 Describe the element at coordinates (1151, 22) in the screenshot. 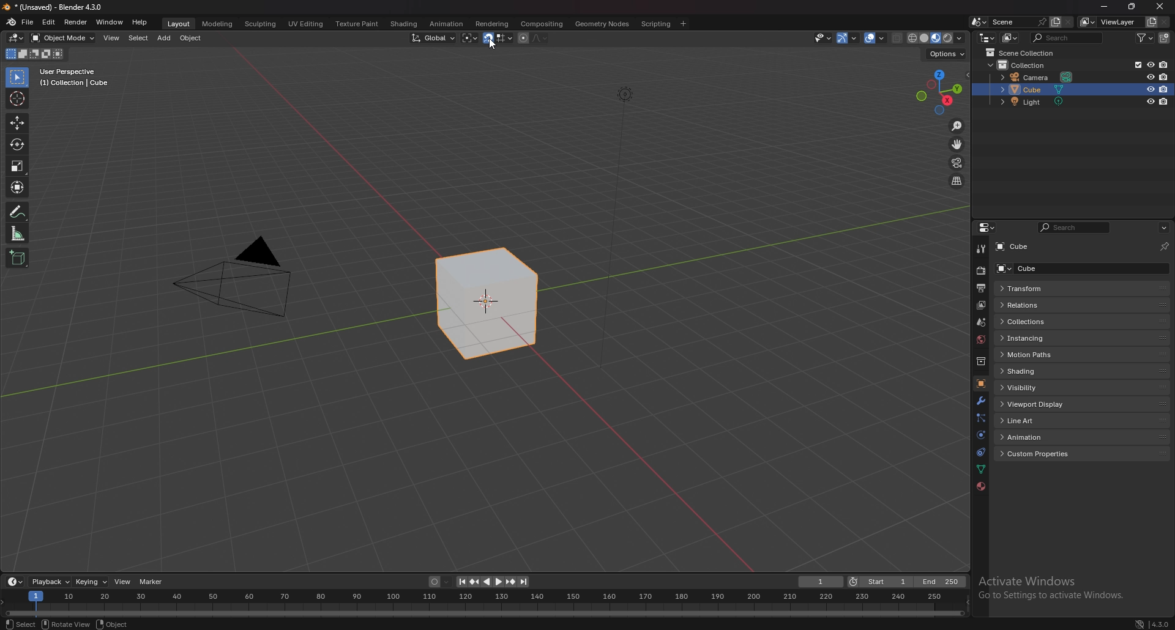

I see `add view layer` at that location.